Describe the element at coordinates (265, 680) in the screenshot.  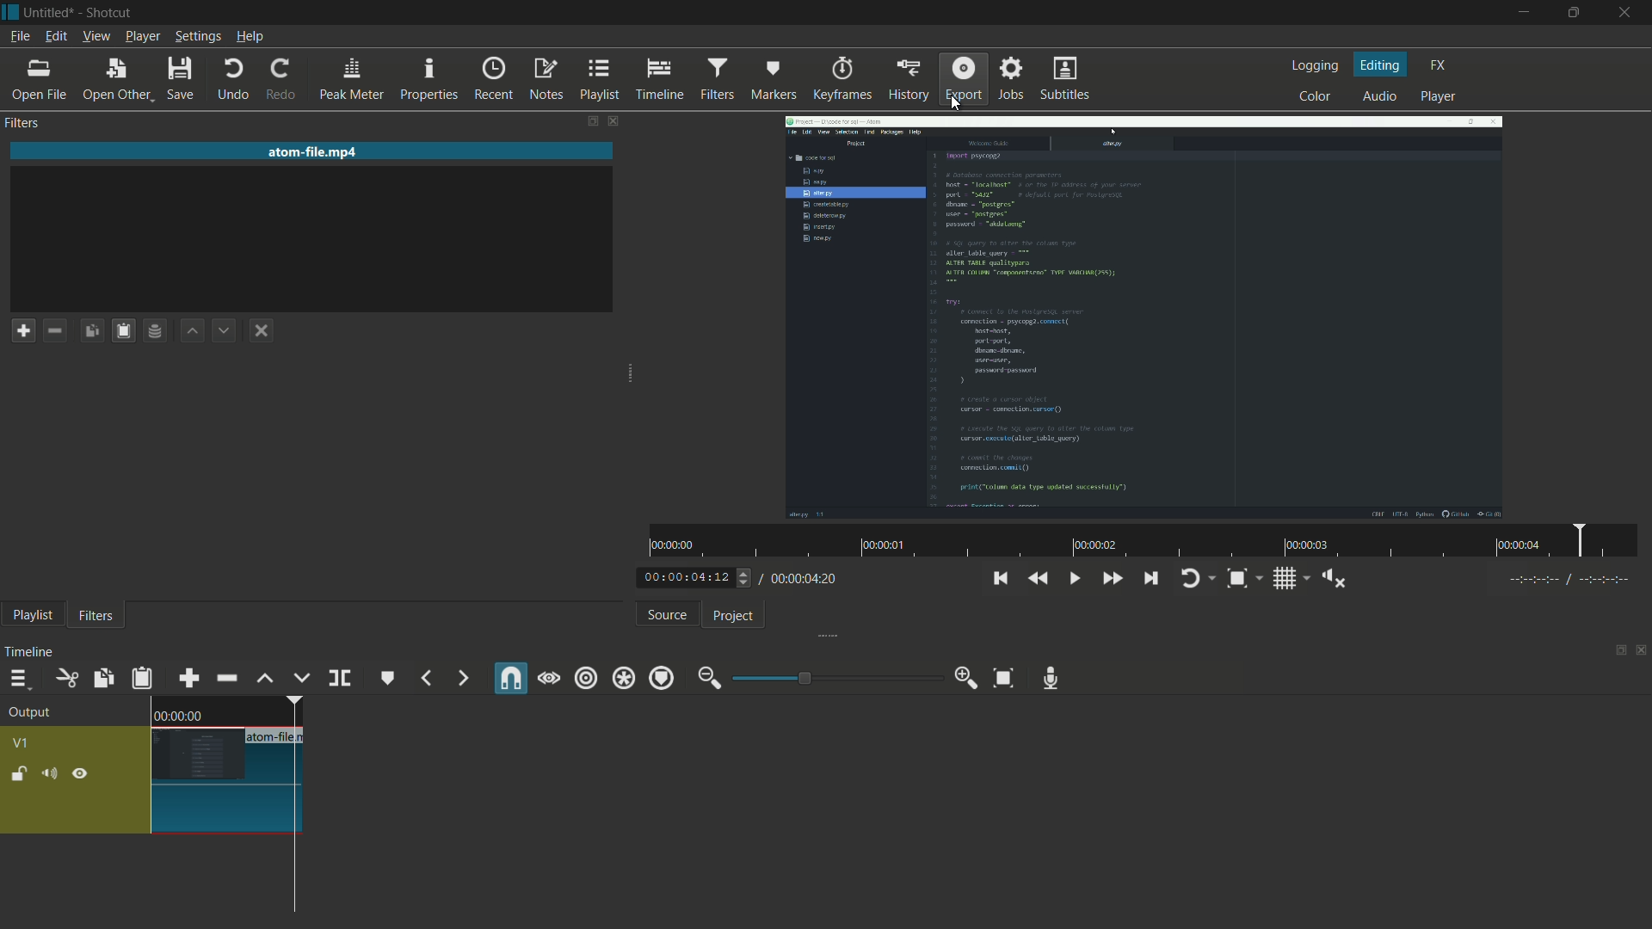
I see `lift` at that location.